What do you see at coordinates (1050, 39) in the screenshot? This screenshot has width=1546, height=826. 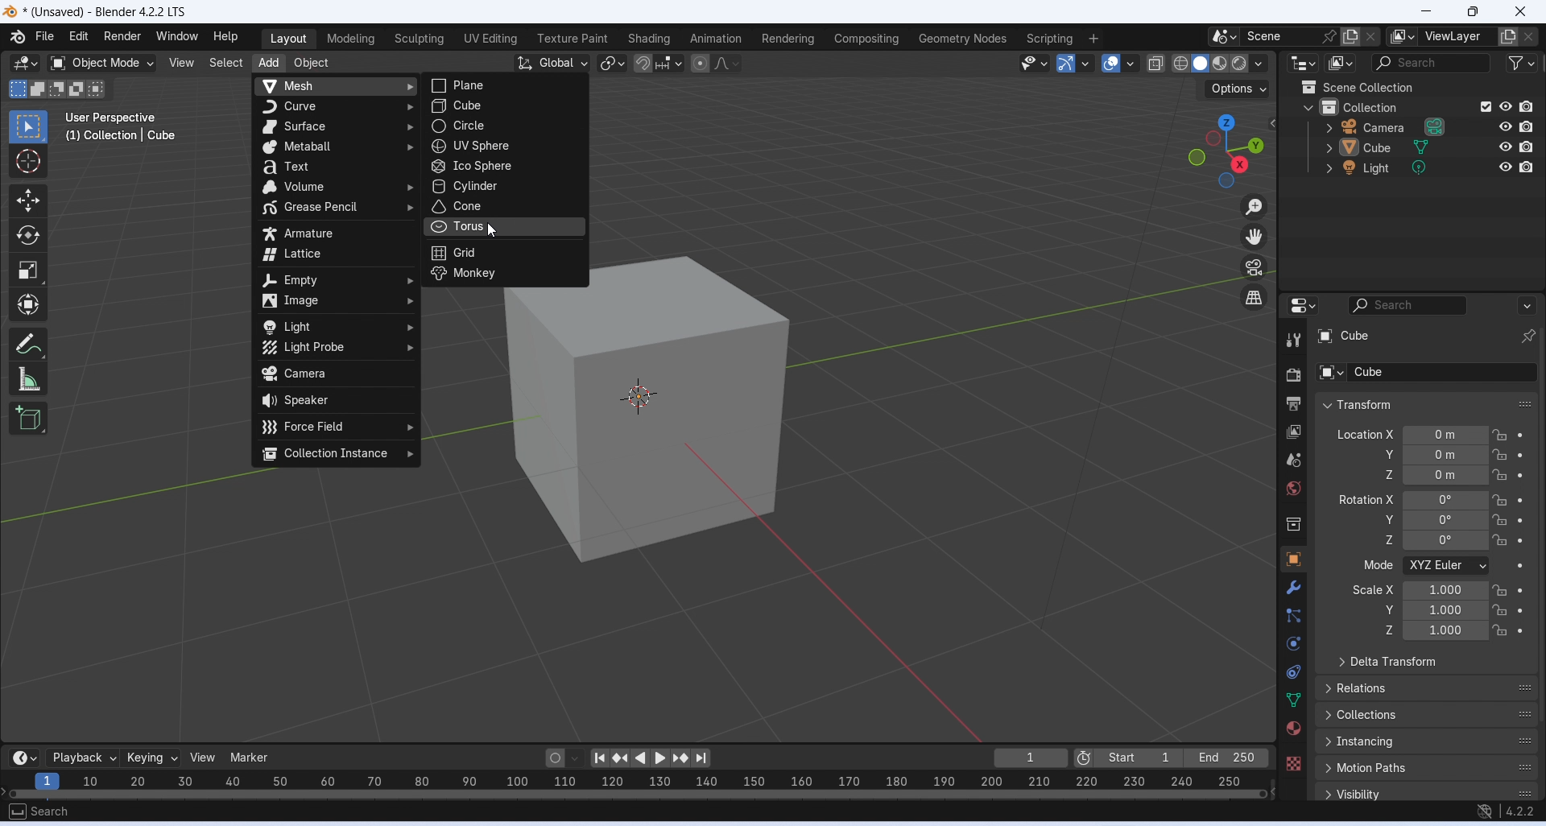 I see `Scripting` at bounding box center [1050, 39].